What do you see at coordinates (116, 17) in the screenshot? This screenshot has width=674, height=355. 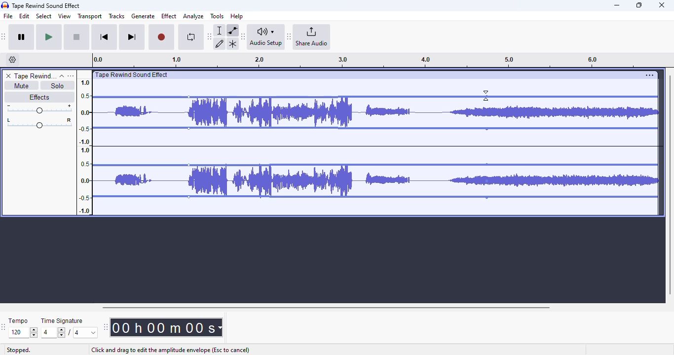 I see `tracks` at bounding box center [116, 17].